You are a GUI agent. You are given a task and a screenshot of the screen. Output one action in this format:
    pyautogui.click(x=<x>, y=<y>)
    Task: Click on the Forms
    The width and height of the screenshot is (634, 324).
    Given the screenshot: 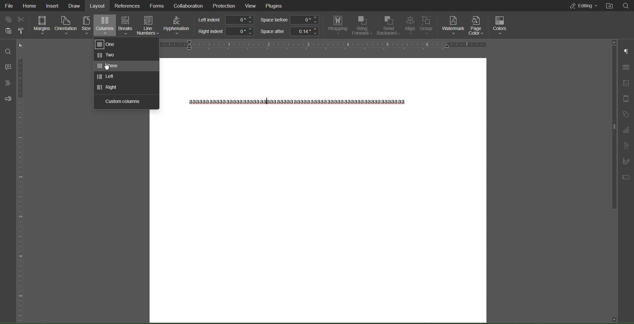 What is the action you would take?
    pyautogui.click(x=157, y=6)
    